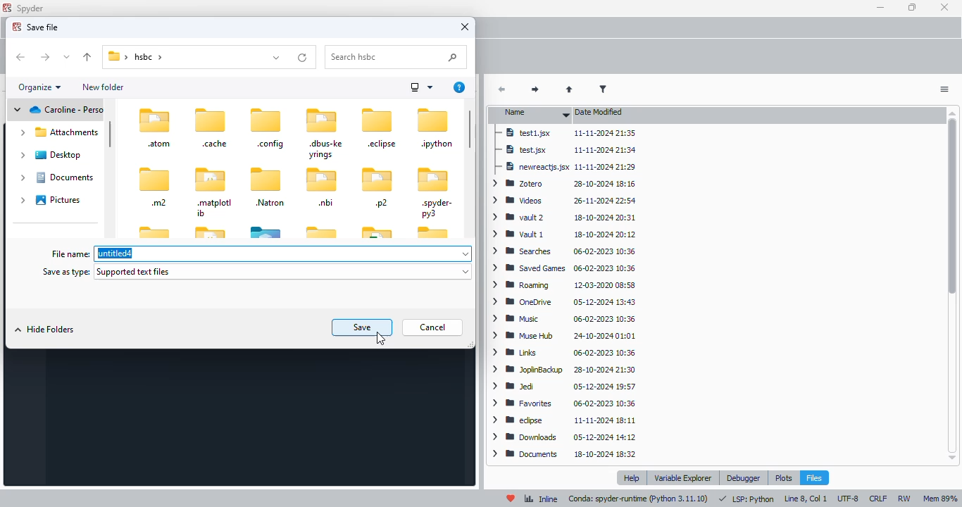 This screenshot has height=507, width=962. I want to click on variable explorer, so click(683, 478).